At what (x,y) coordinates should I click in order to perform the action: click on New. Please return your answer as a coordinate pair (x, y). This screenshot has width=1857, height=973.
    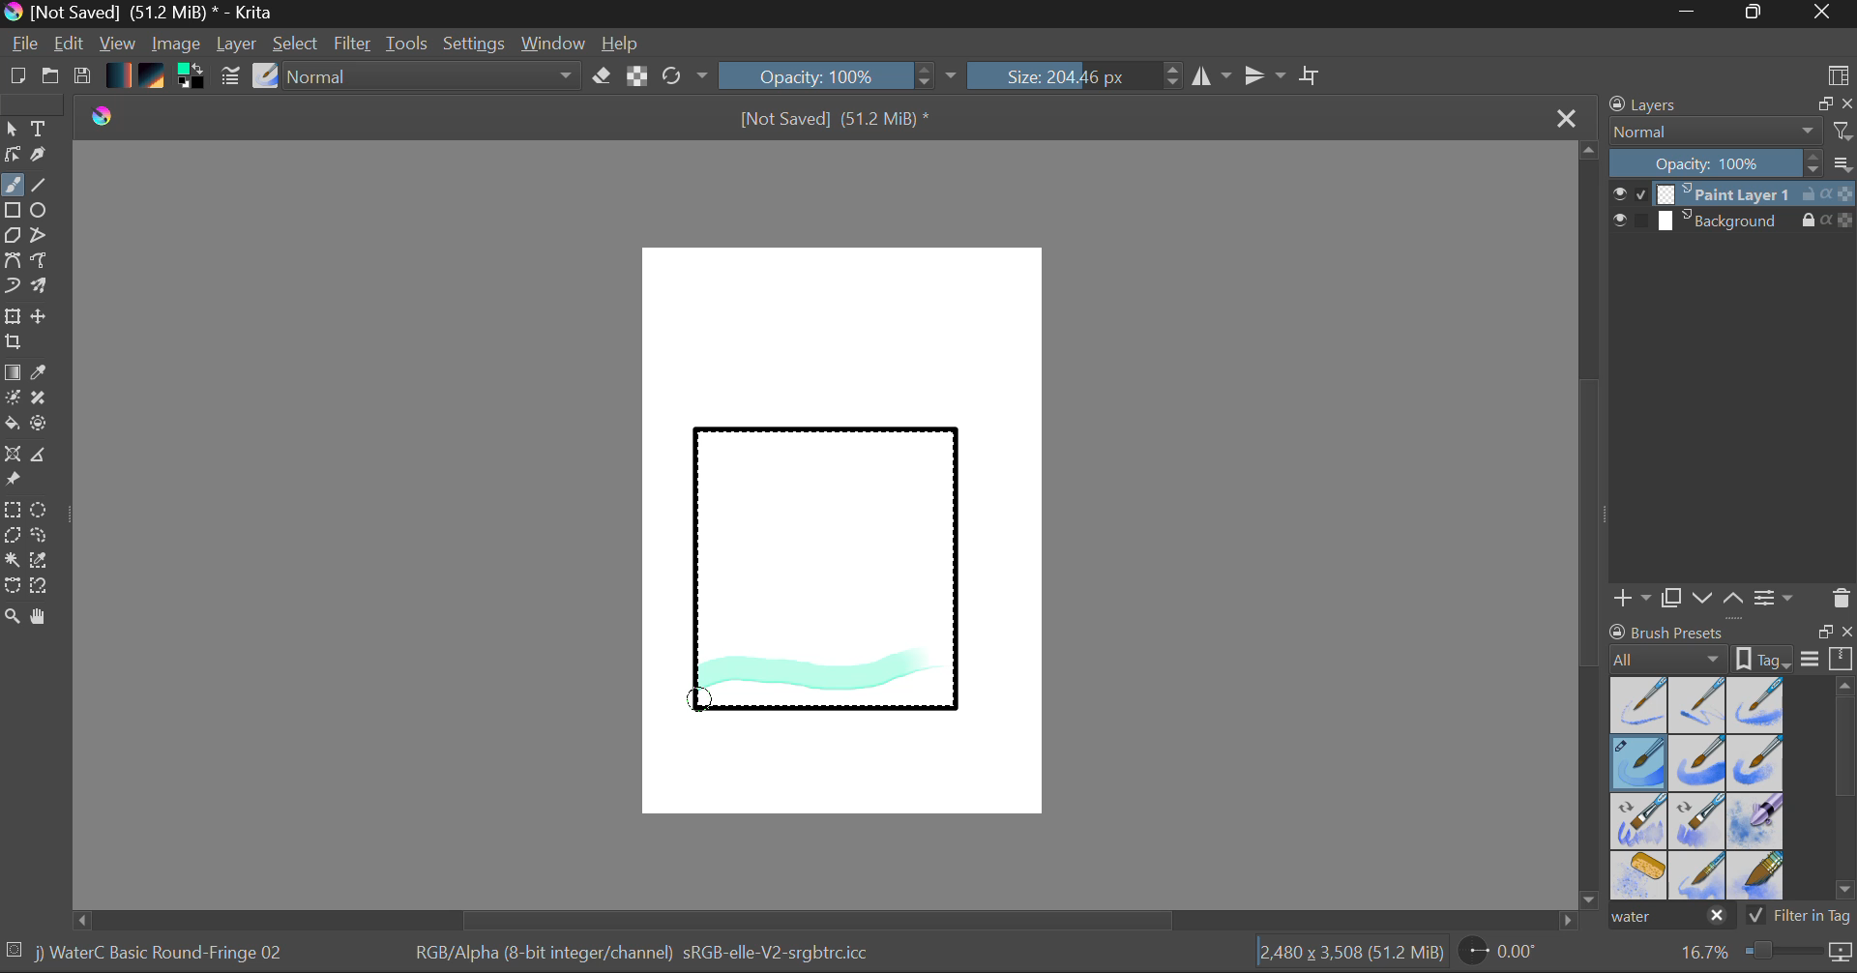
    Looking at the image, I should click on (16, 78).